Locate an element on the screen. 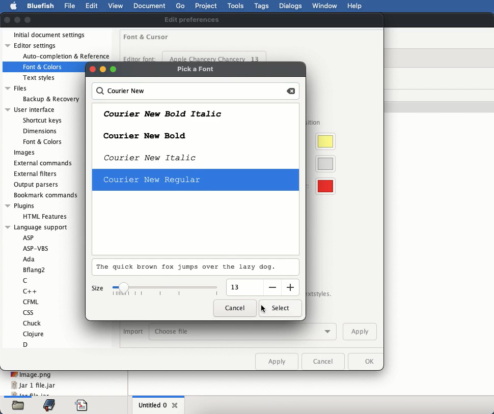  cursor highlight color is located at coordinates (322, 142).